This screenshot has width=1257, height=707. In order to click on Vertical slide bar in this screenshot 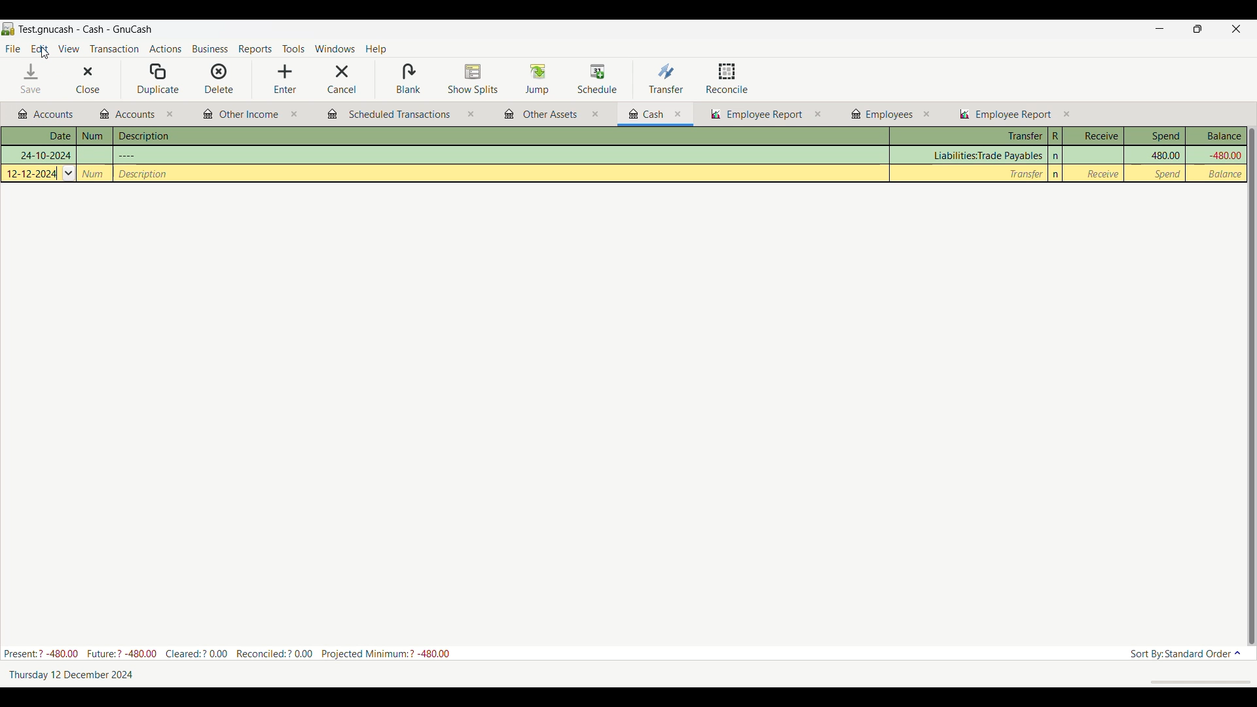, I will do `click(1252, 386)`.